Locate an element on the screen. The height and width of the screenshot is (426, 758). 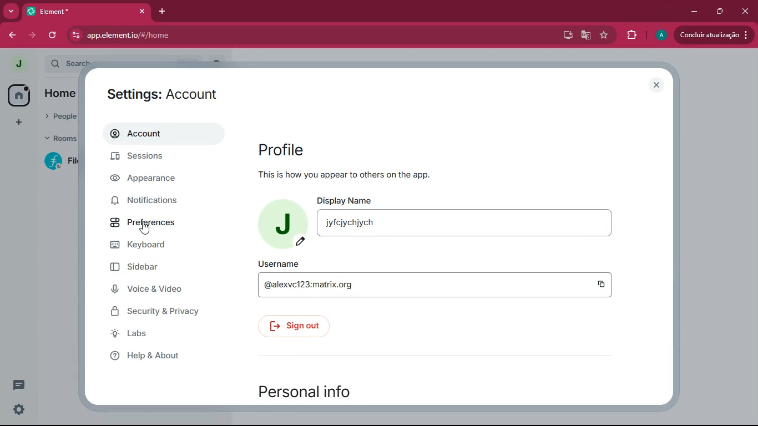
forward is located at coordinates (32, 34).